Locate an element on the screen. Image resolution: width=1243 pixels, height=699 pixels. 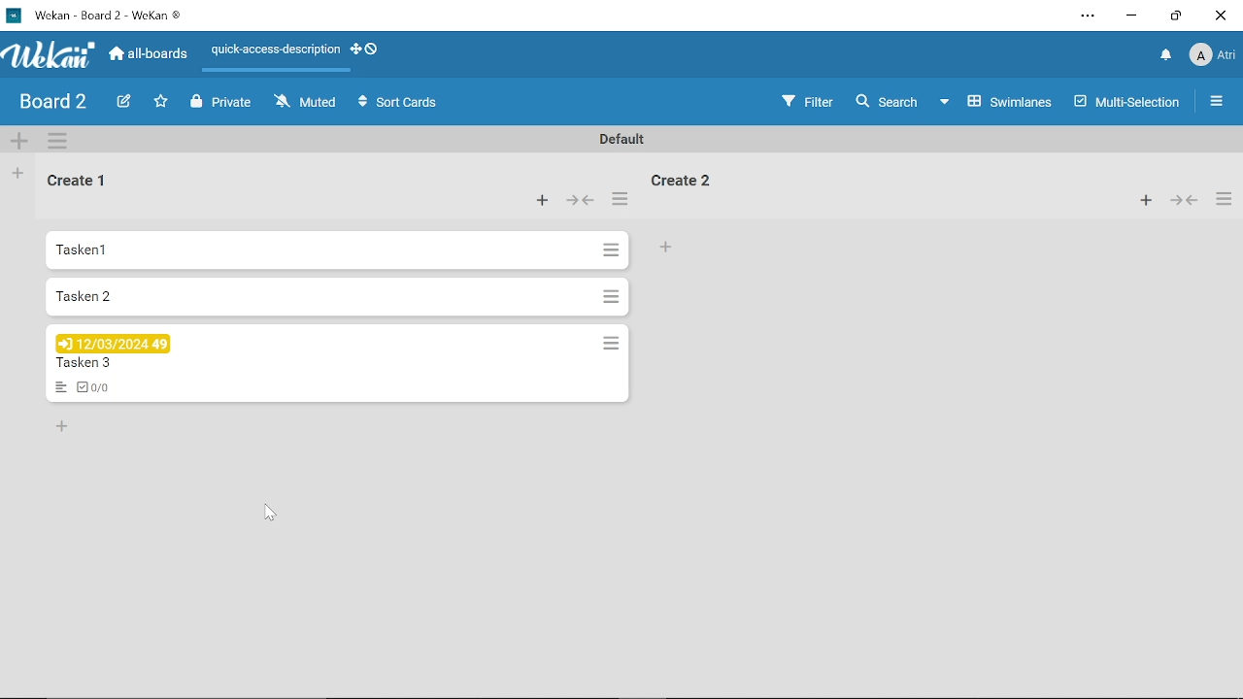
More is located at coordinates (1224, 199).